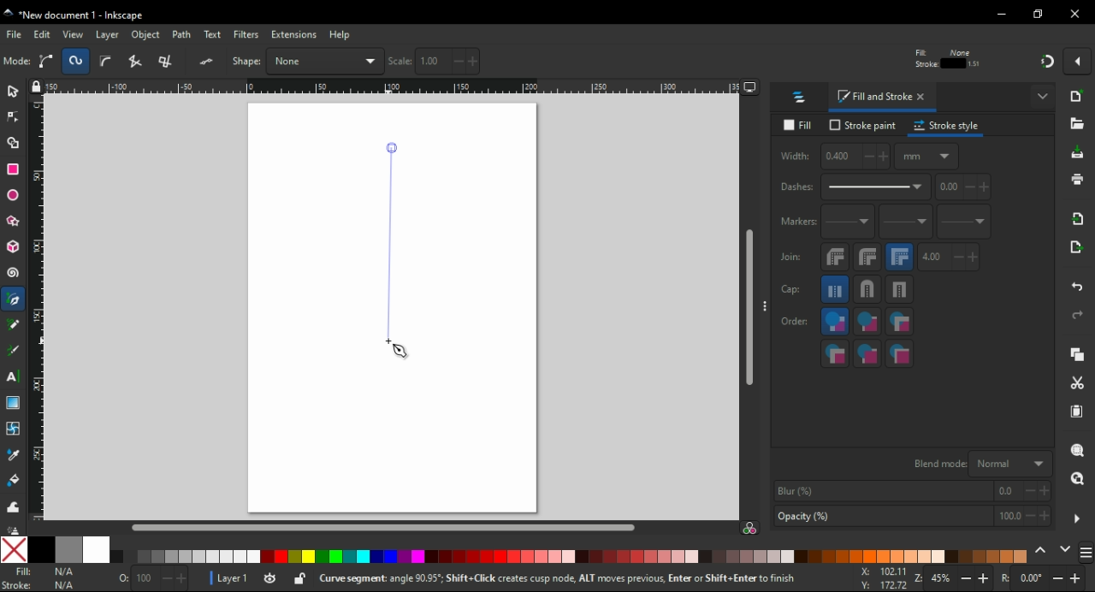  Describe the element at coordinates (1076, 315) in the screenshot. I see `redo` at that location.